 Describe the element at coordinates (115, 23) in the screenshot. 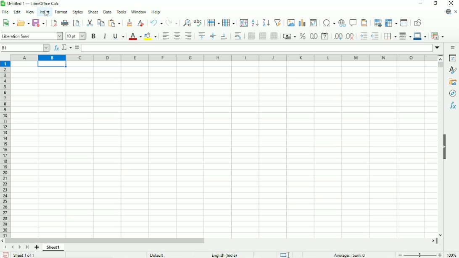

I see `Paste` at that location.